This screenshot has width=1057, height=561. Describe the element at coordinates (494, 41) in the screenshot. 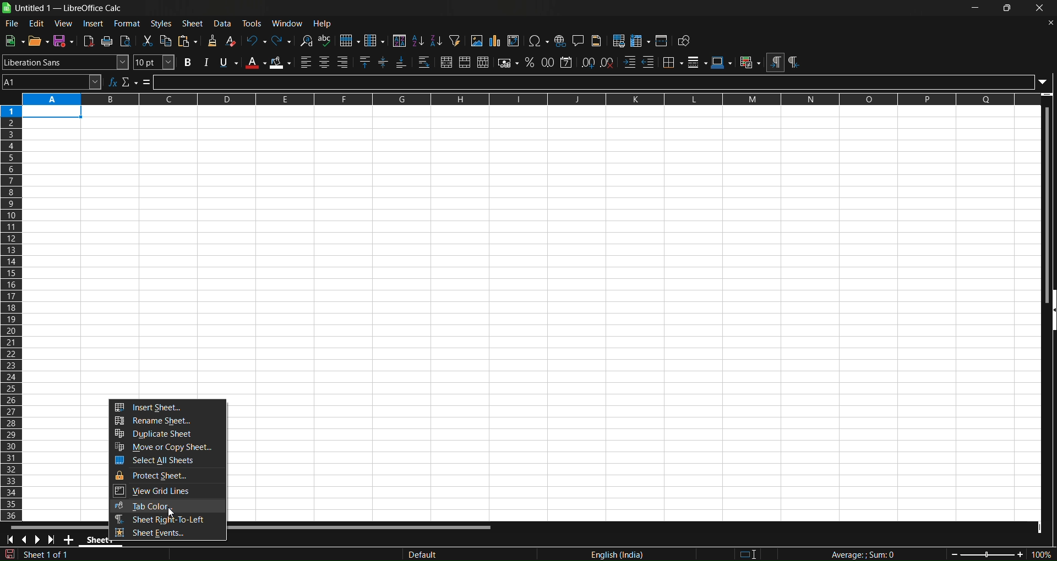

I see `insert chart` at that location.